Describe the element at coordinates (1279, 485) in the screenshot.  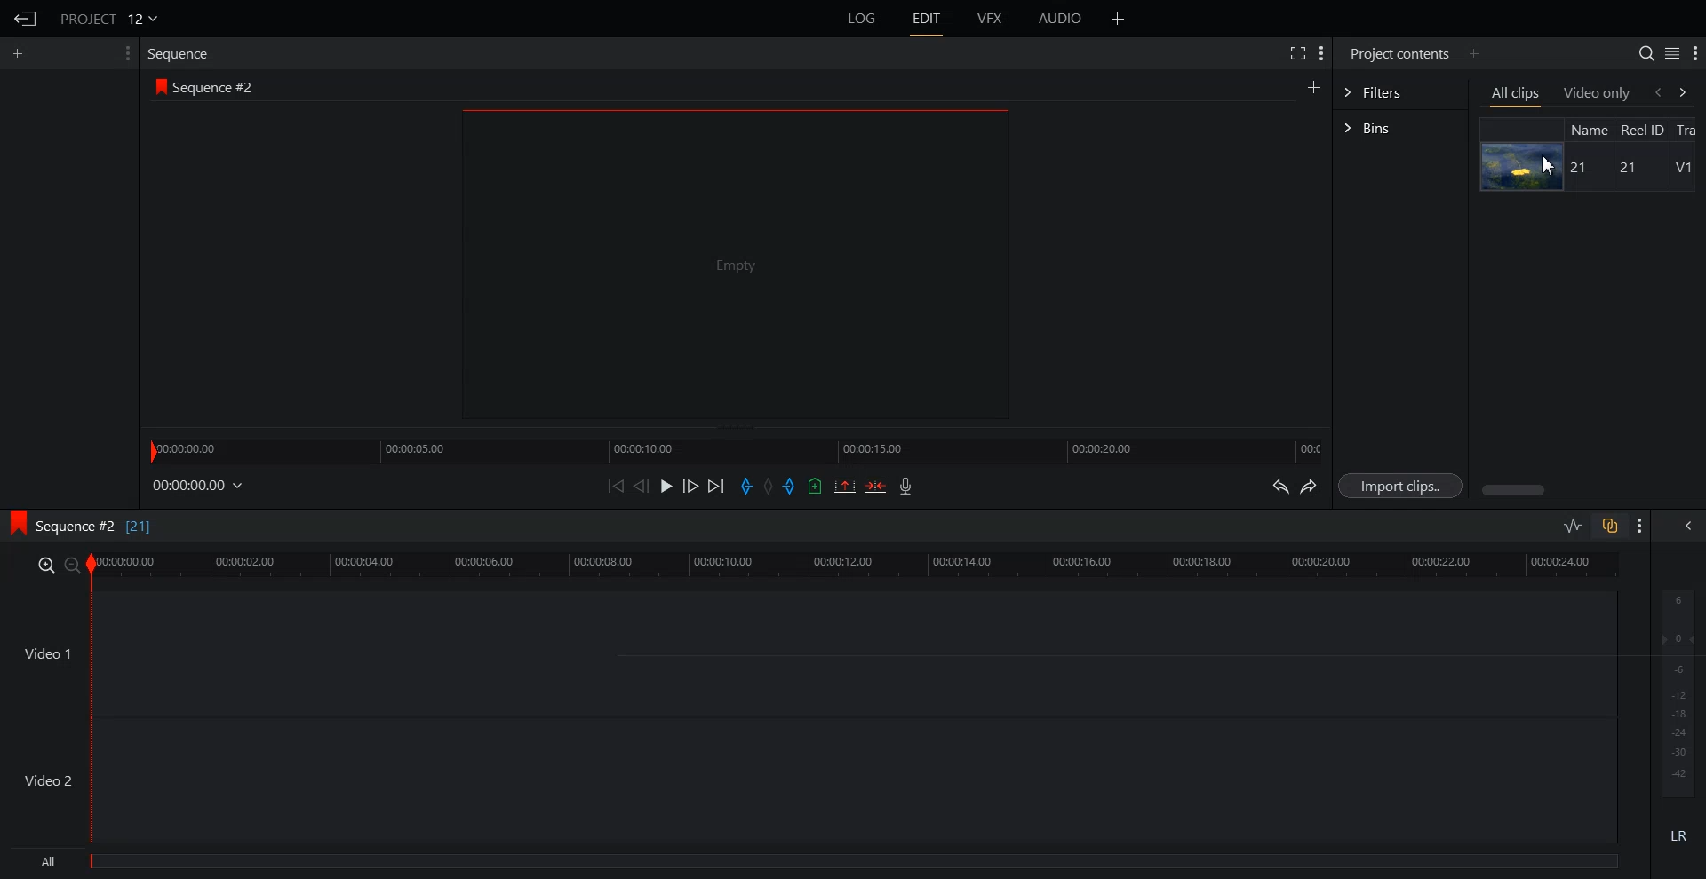
I see `Undo` at that location.